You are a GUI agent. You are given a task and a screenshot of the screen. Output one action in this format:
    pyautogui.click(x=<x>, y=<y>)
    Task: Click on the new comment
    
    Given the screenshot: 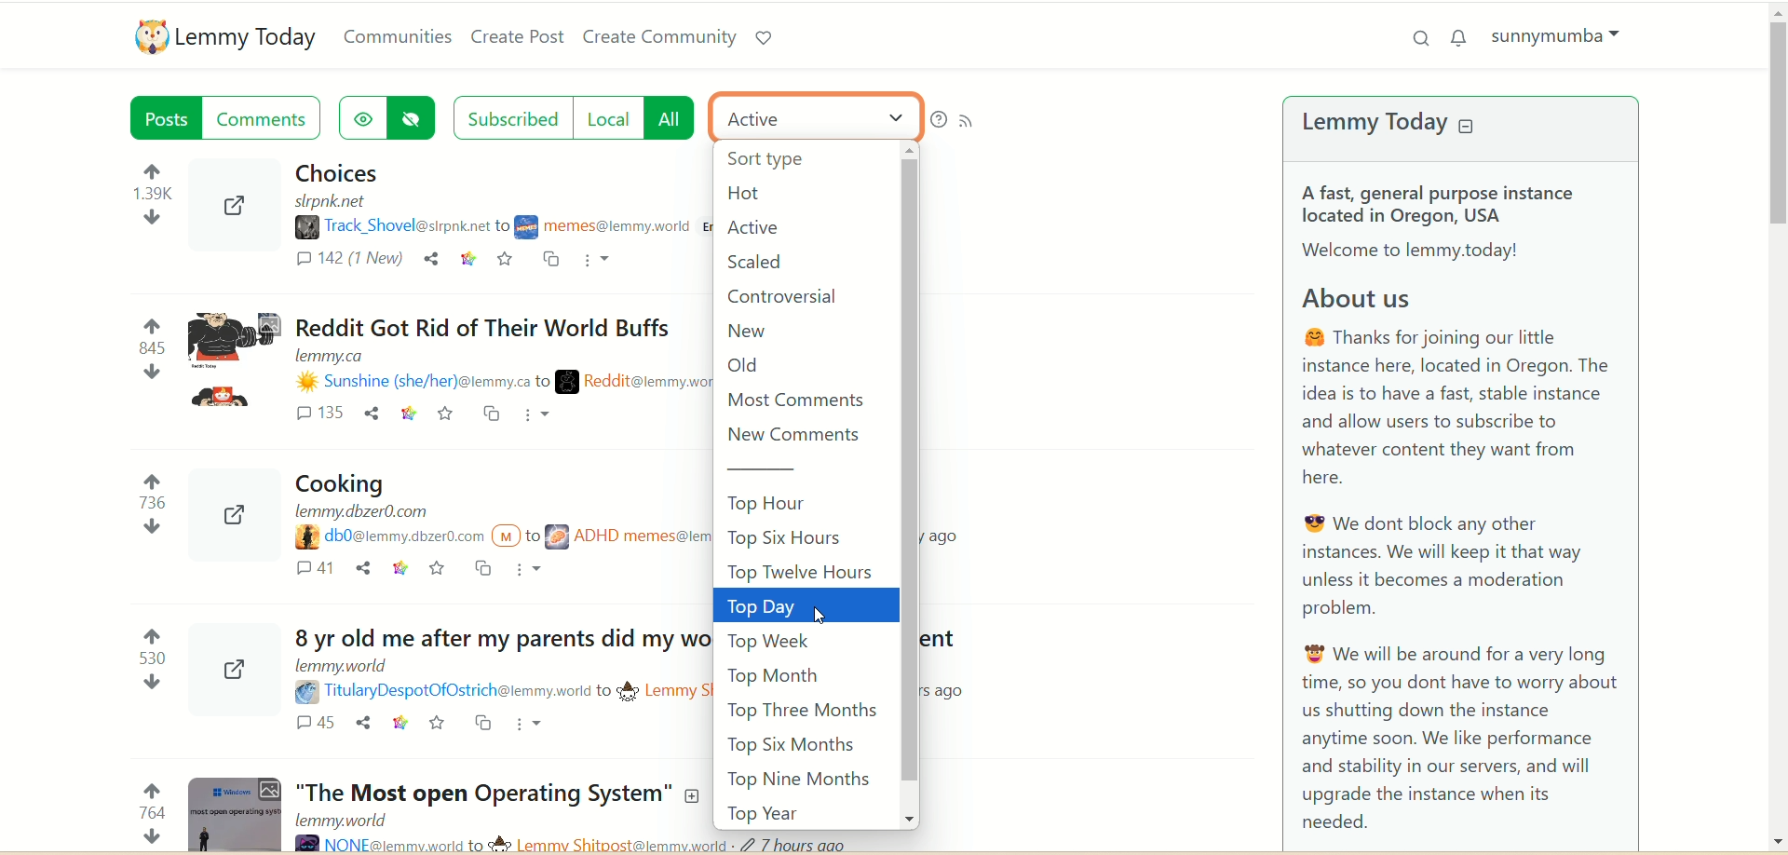 What is the action you would take?
    pyautogui.click(x=804, y=436)
    